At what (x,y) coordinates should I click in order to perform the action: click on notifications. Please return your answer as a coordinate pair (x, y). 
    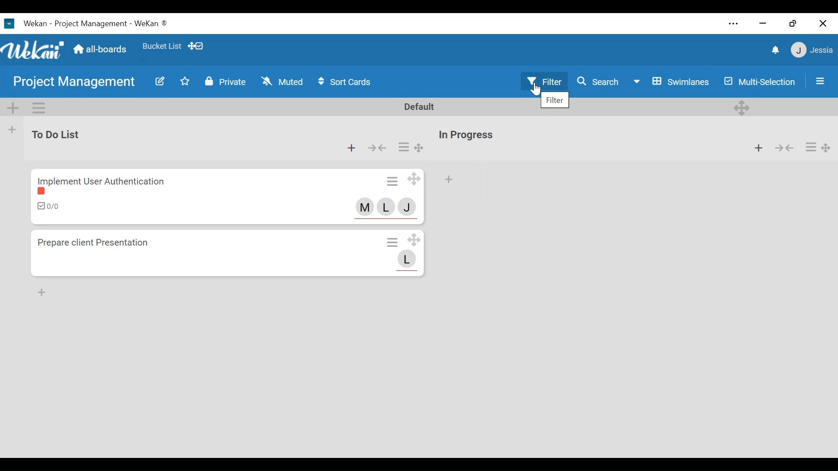
    Looking at the image, I should click on (774, 49).